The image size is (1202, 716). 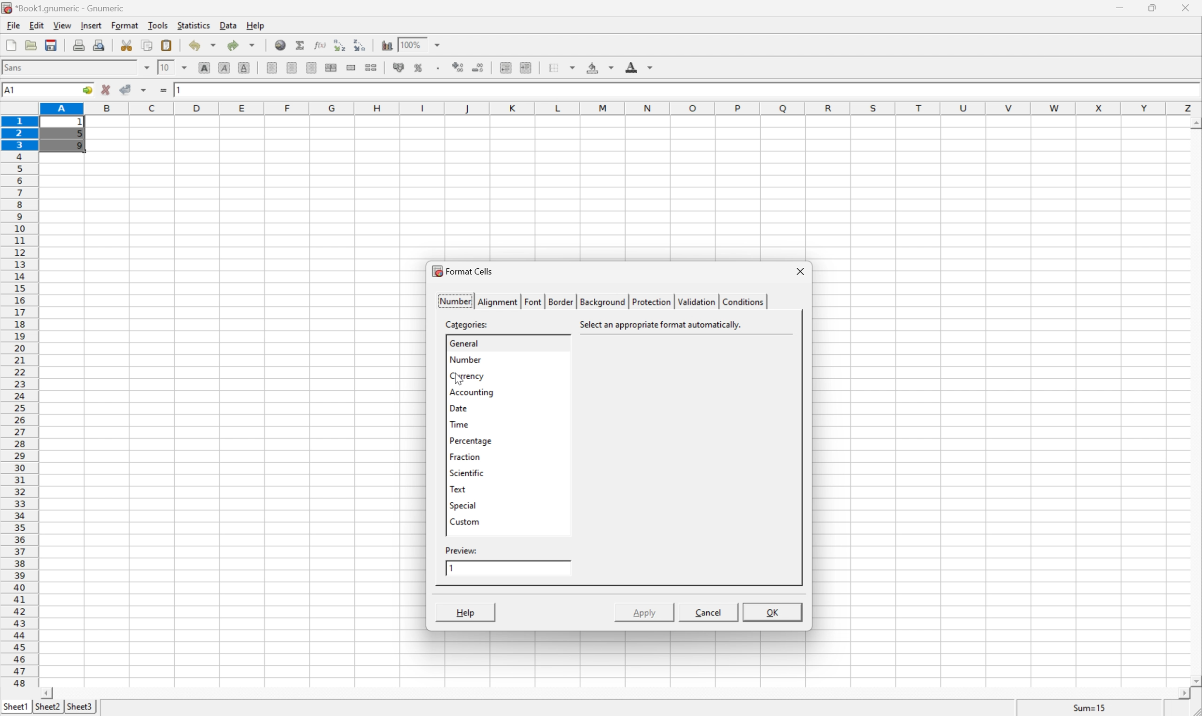 I want to click on column names, so click(x=622, y=109).